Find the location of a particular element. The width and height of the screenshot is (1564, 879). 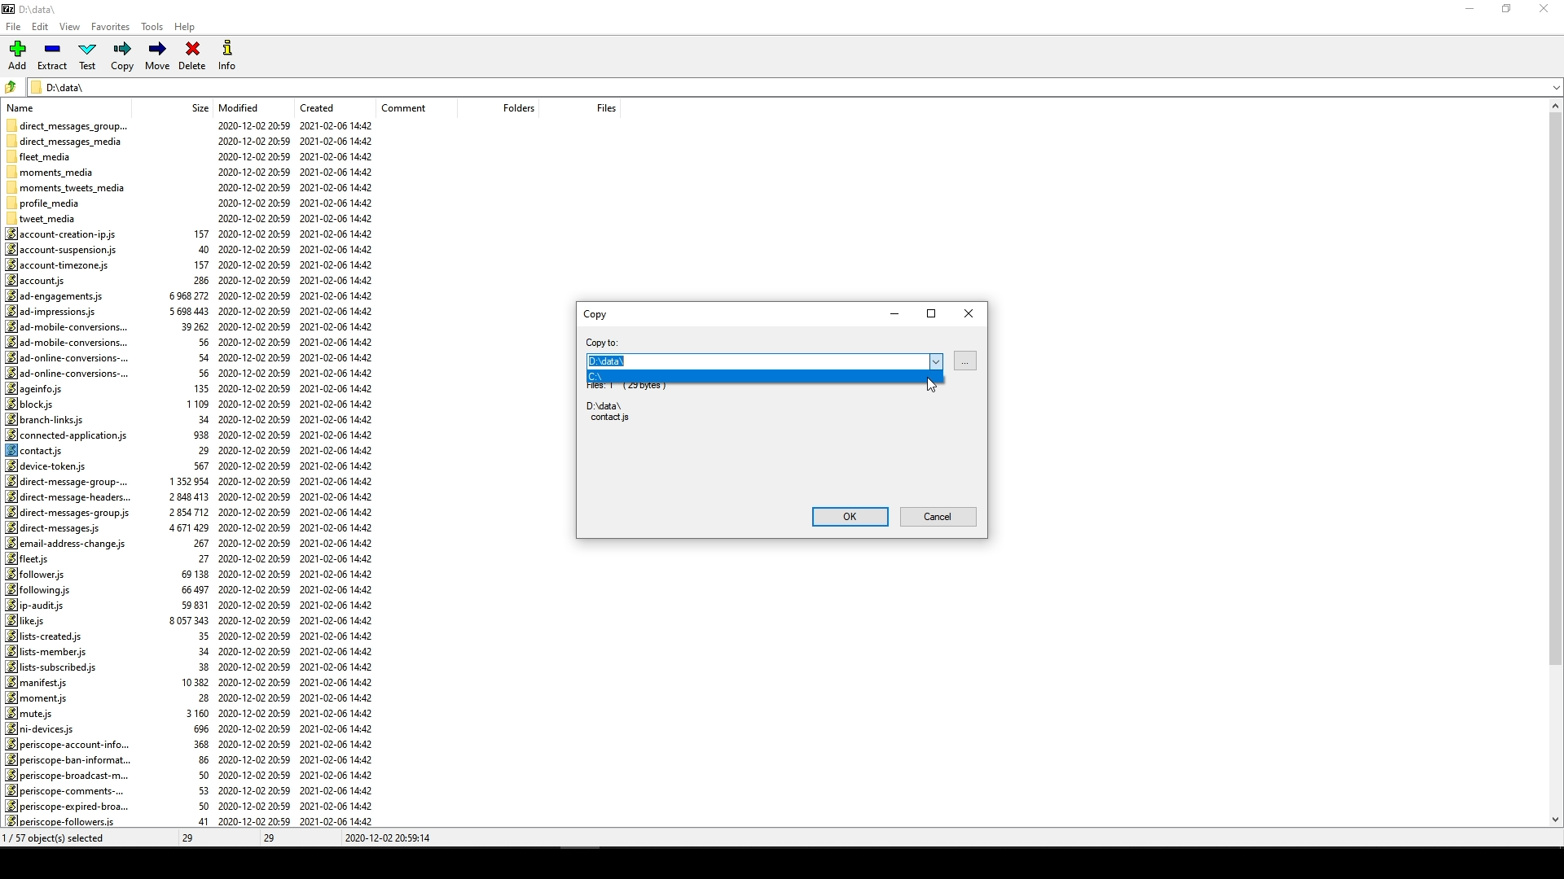

browse is located at coordinates (965, 361).